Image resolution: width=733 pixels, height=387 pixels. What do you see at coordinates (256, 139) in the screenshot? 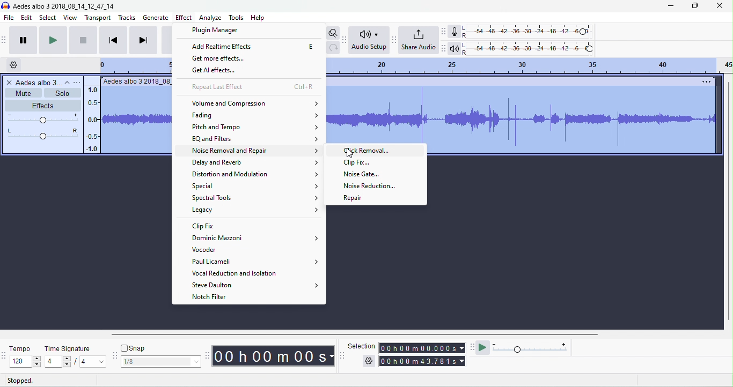
I see `EQ and filters` at bounding box center [256, 139].